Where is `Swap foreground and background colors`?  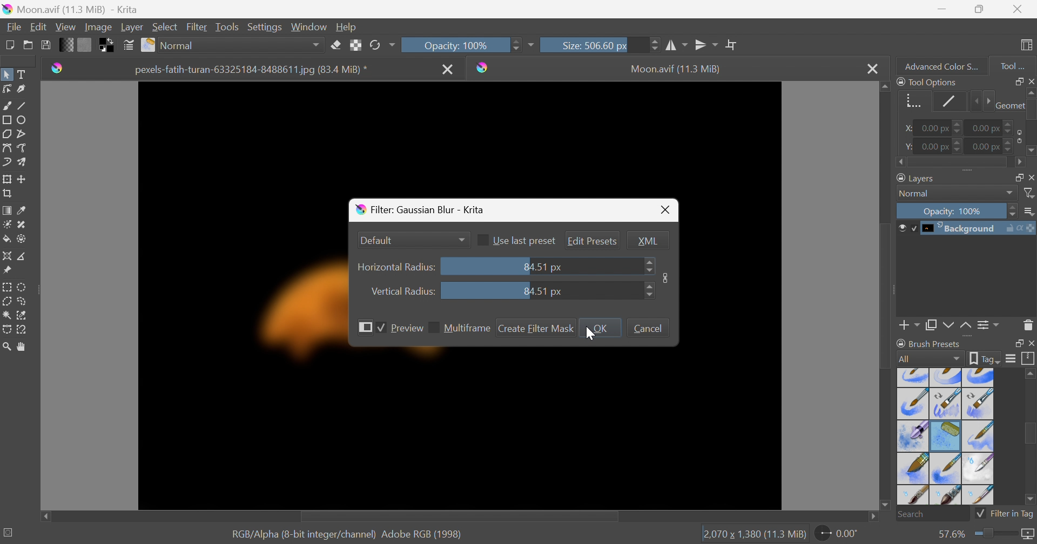 Swap foreground and background colors is located at coordinates (109, 45).